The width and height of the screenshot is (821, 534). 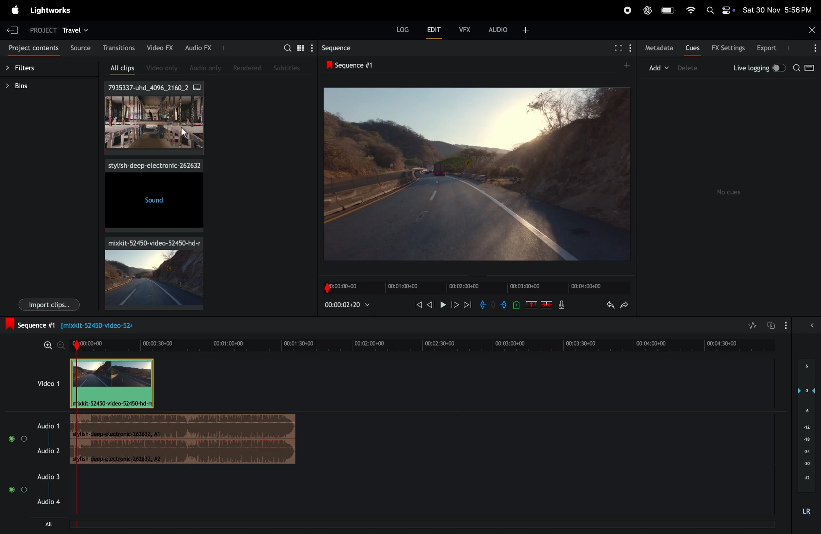 What do you see at coordinates (620, 48) in the screenshot?
I see `fullscreen` at bounding box center [620, 48].